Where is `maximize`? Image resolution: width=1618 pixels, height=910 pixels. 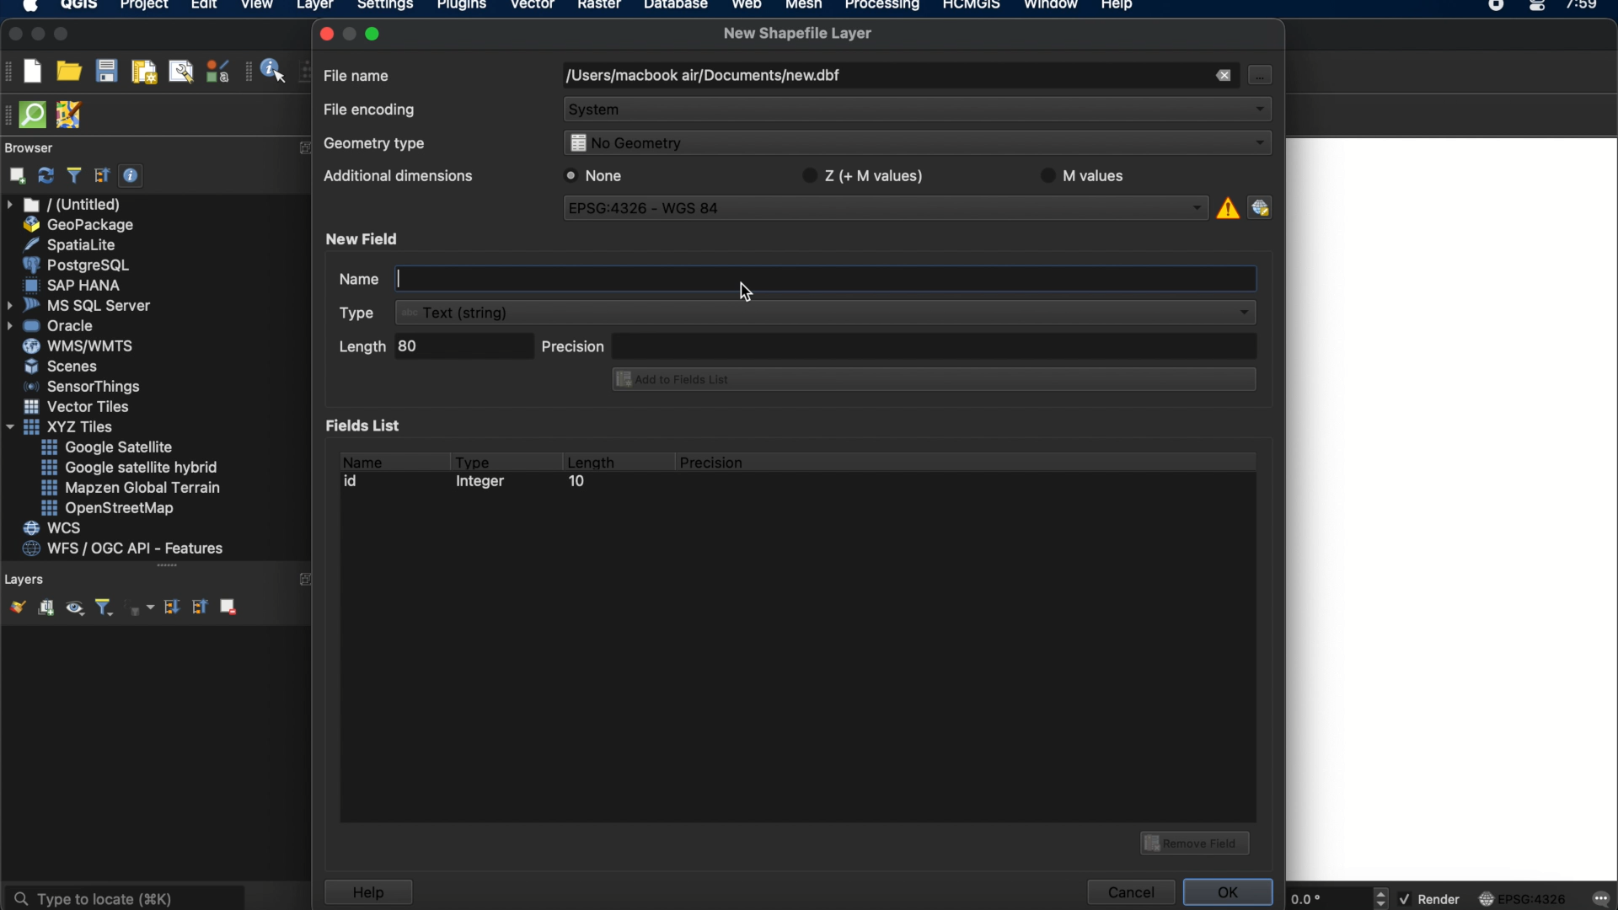 maximize is located at coordinates (376, 33).